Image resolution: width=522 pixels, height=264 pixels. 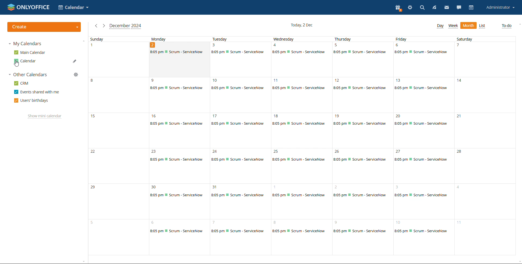 What do you see at coordinates (422, 8) in the screenshot?
I see `search` at bounding box center [422, 8].